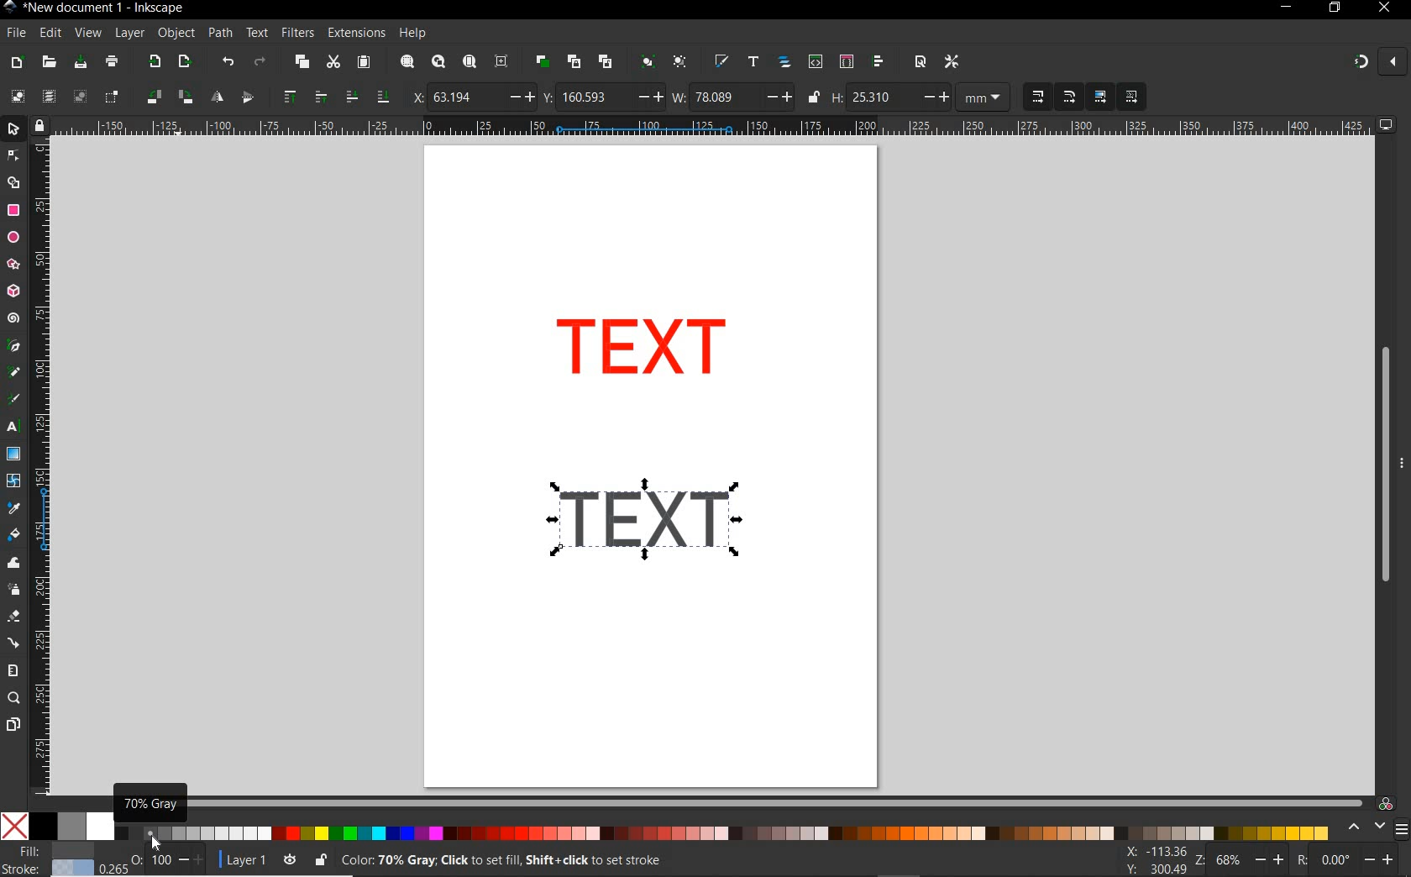 The height and width of the screenshot is (877, 1411). I want to click on 3d box tool, so click(15, 290).